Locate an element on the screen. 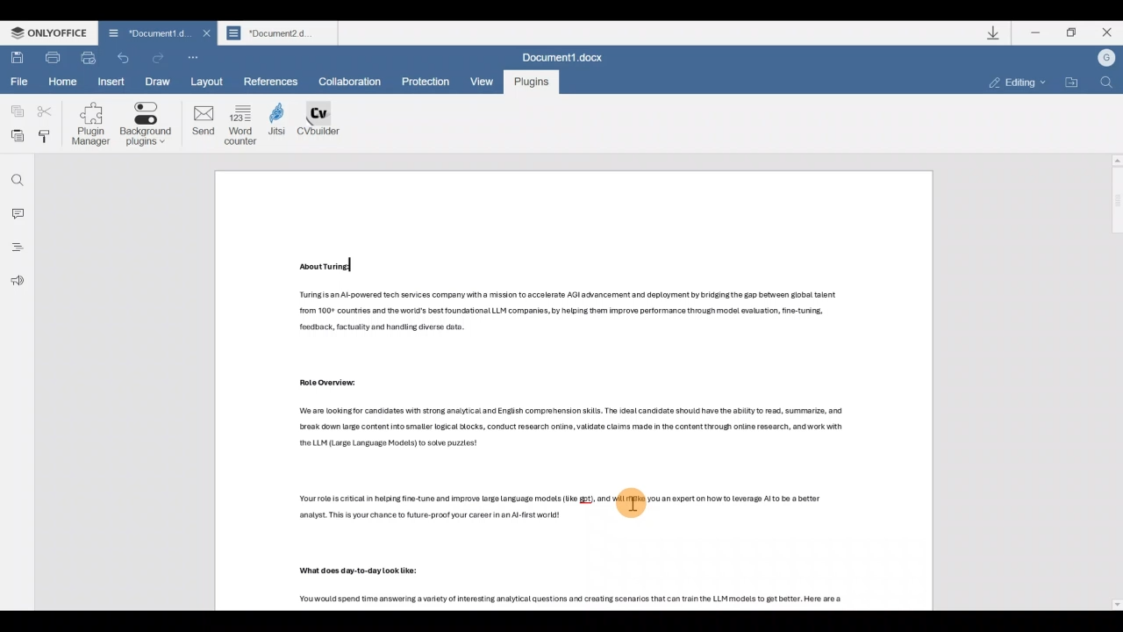 Image resolution: width=1123 pixels, height=632 pixels. CV builder is located at coordinates (319, 122).